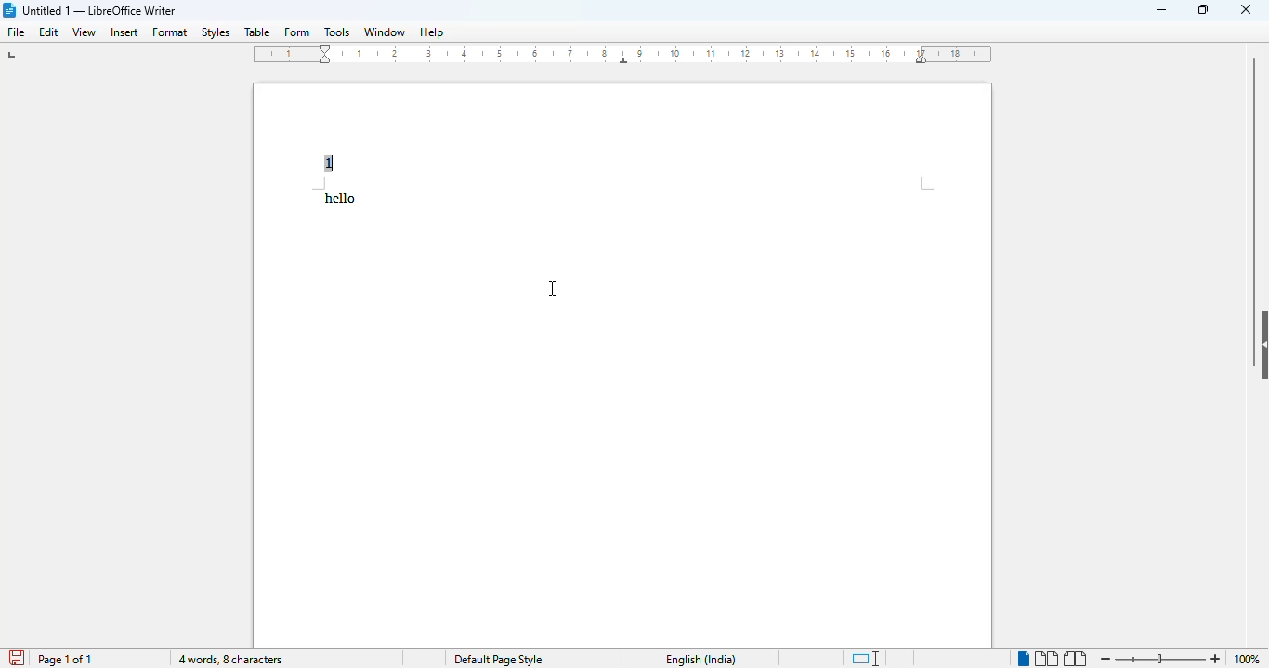 This screenshot has height=668, width=1269. What do you see at coordinates (1218, 660) in the screenshot?
I see `zoom in` at bounding box center [1218, 660].